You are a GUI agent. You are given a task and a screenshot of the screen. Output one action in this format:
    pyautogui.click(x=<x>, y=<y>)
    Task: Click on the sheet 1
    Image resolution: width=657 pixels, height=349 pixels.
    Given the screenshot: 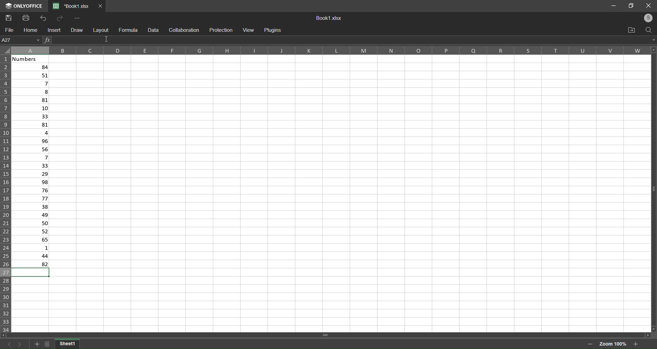 What is the action you would take?
    pyautogui.click(x=69, y=344)
    